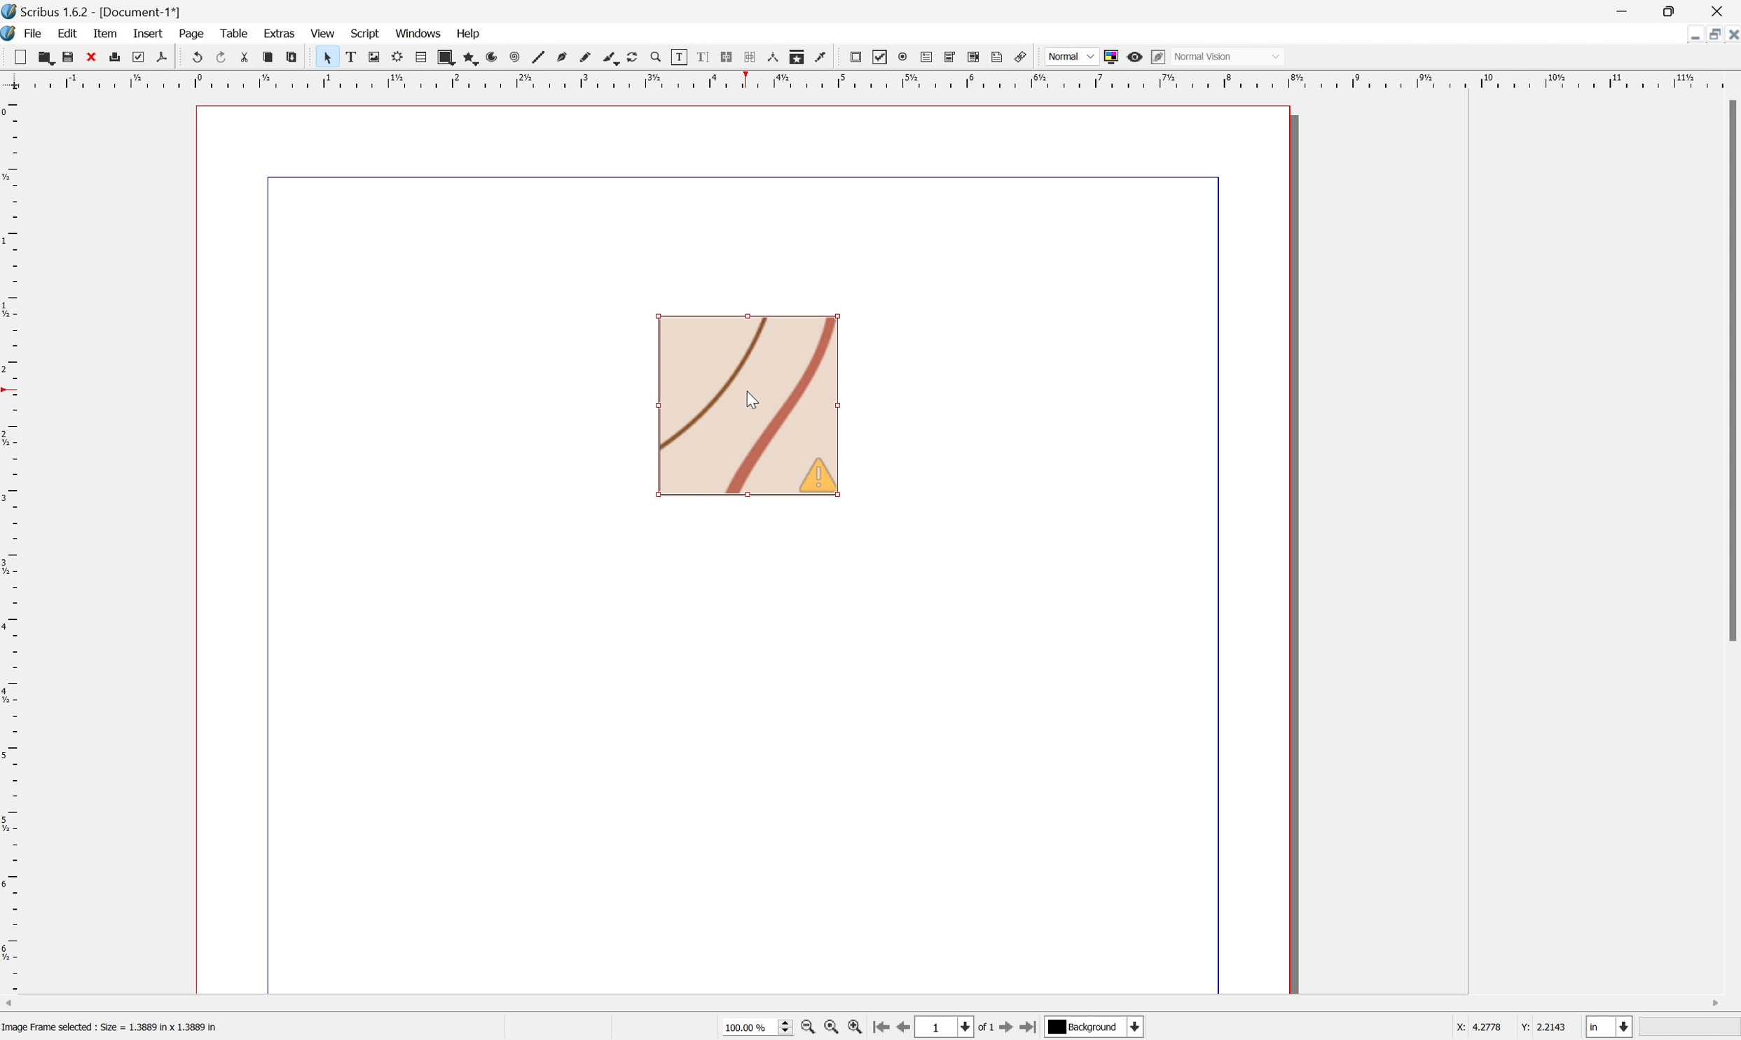  Describe the element at coordinates (118, 57) in the screenshot. I see `Print` at that location.